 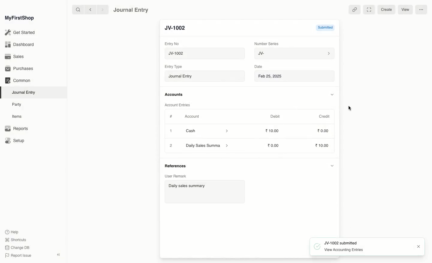 What do you see at coordinates (19, 116) in the screenshot?
I see `Items` at bounding box center [19, 116].